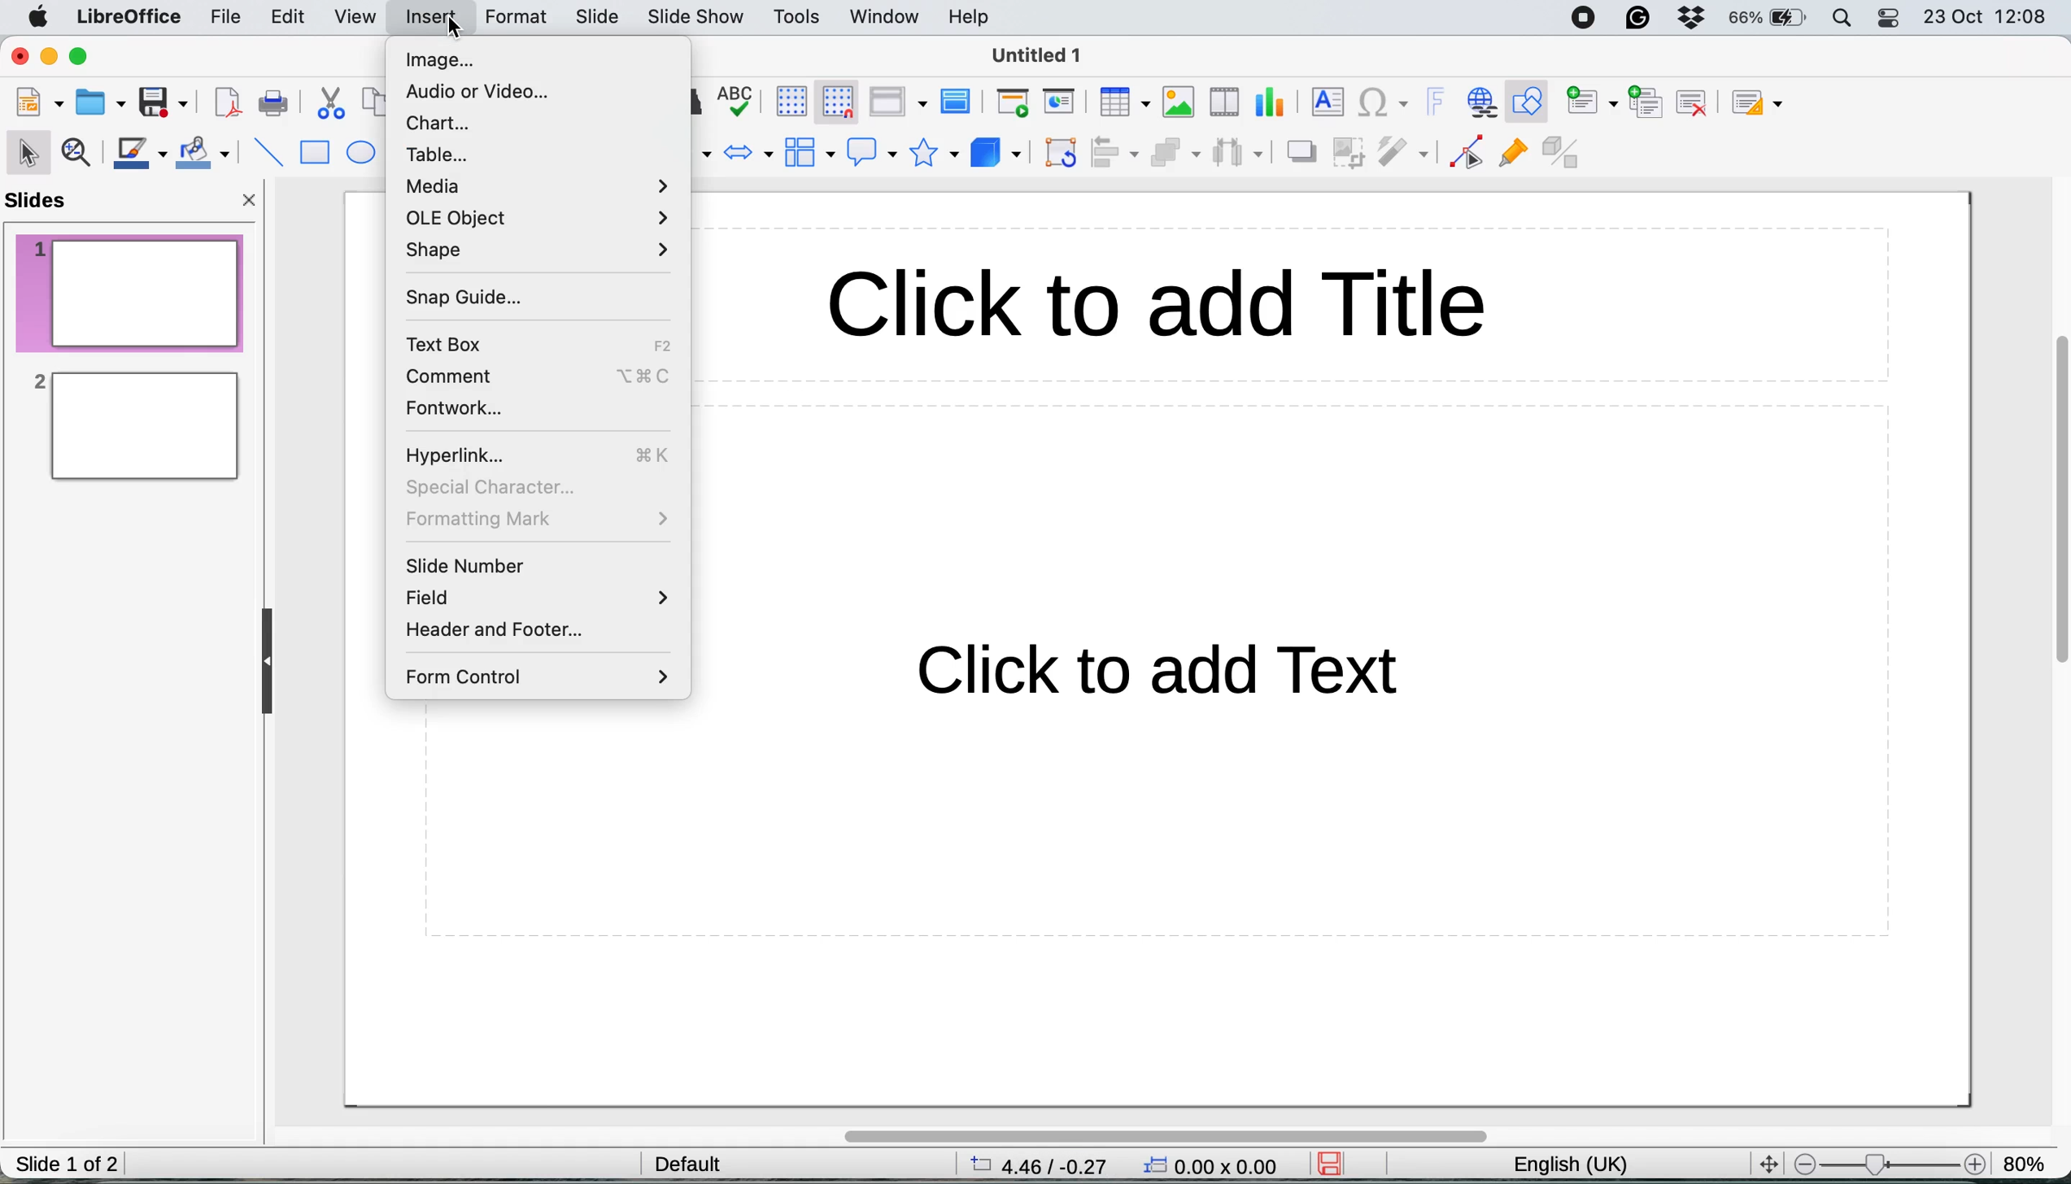 The image size is (2071, 1184). What do you see at coordinates (597, 19) in the screenshot?
I see `slide` at bounding box center [597, 19].